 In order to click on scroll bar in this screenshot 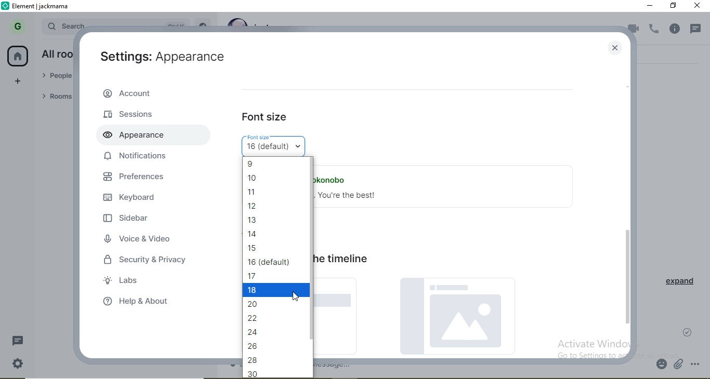, I will do `click(310, 251)`.